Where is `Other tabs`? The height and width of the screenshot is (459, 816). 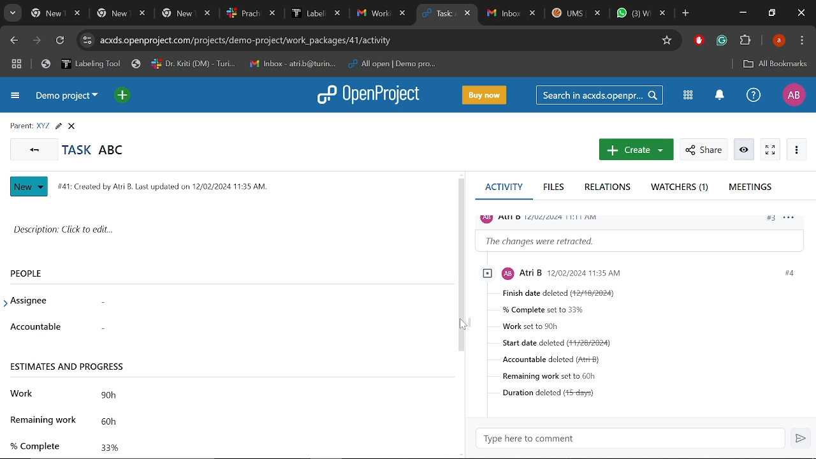 Other tabs is located at coordinates (577, 15).